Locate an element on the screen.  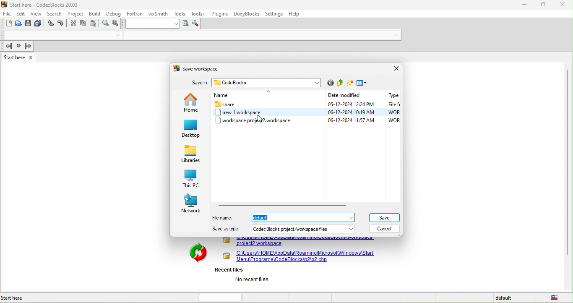
save everything is located at coordinates (39, 24).